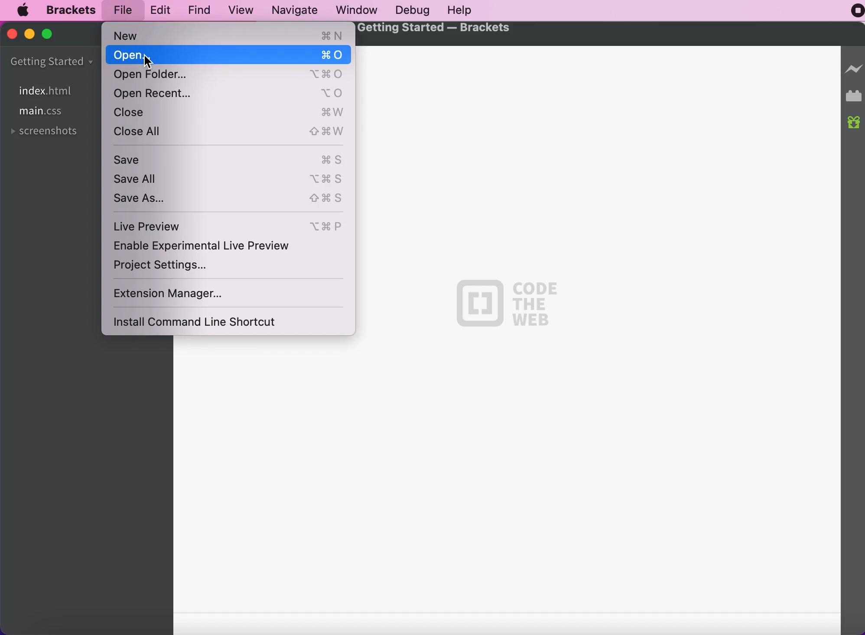 Image resolution: width=865 pixels, height=635 pixels. I want to click on minimize, so click(30, 36).